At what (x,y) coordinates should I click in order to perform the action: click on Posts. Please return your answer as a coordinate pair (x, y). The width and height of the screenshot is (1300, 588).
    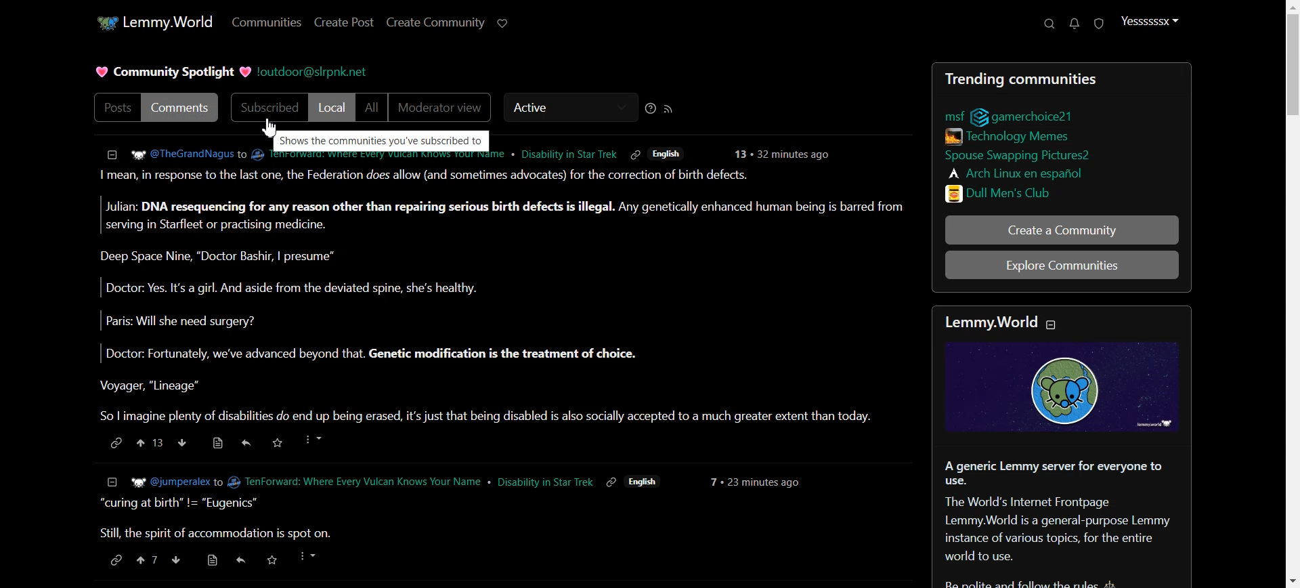
    Looking at the image, I should click on (115, 107).